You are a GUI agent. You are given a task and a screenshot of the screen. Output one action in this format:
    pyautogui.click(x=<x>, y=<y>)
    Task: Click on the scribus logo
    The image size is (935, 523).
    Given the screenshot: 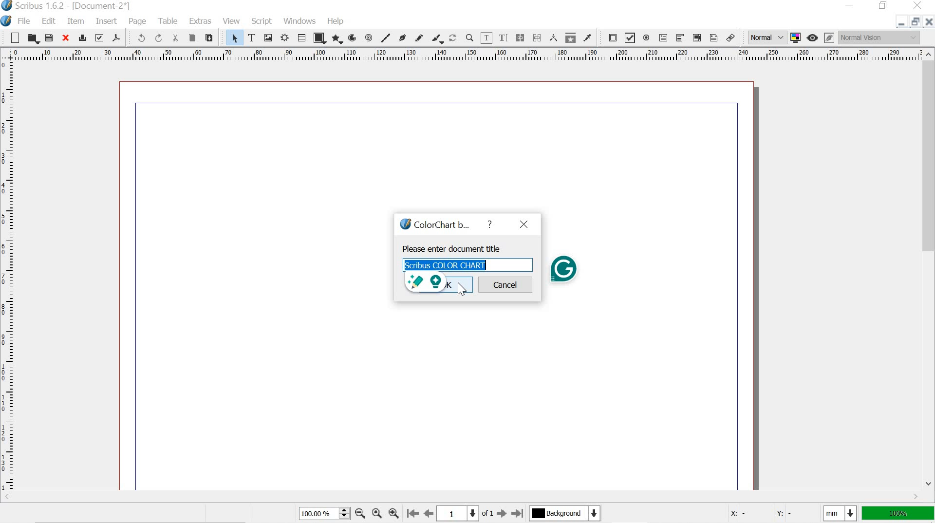 What is the action you would take?
    pyautogui.click(x=7, y=6)
    